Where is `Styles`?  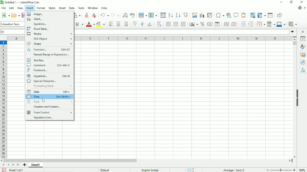
Styles is located at coordinates (303, 46).